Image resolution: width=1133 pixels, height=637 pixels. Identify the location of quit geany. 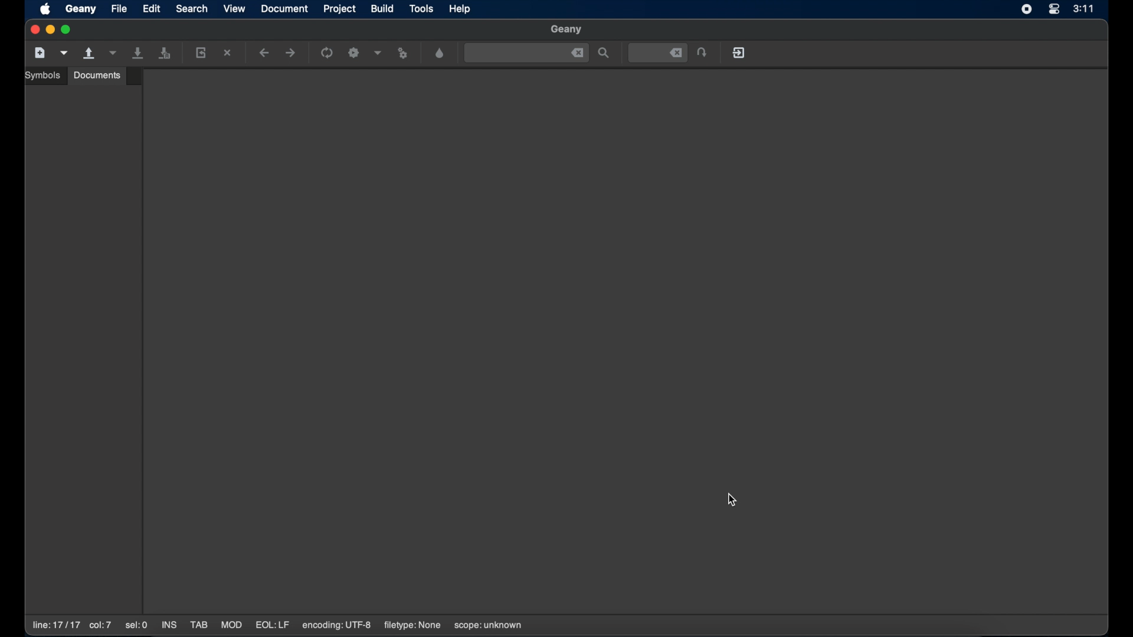
(740, 52).